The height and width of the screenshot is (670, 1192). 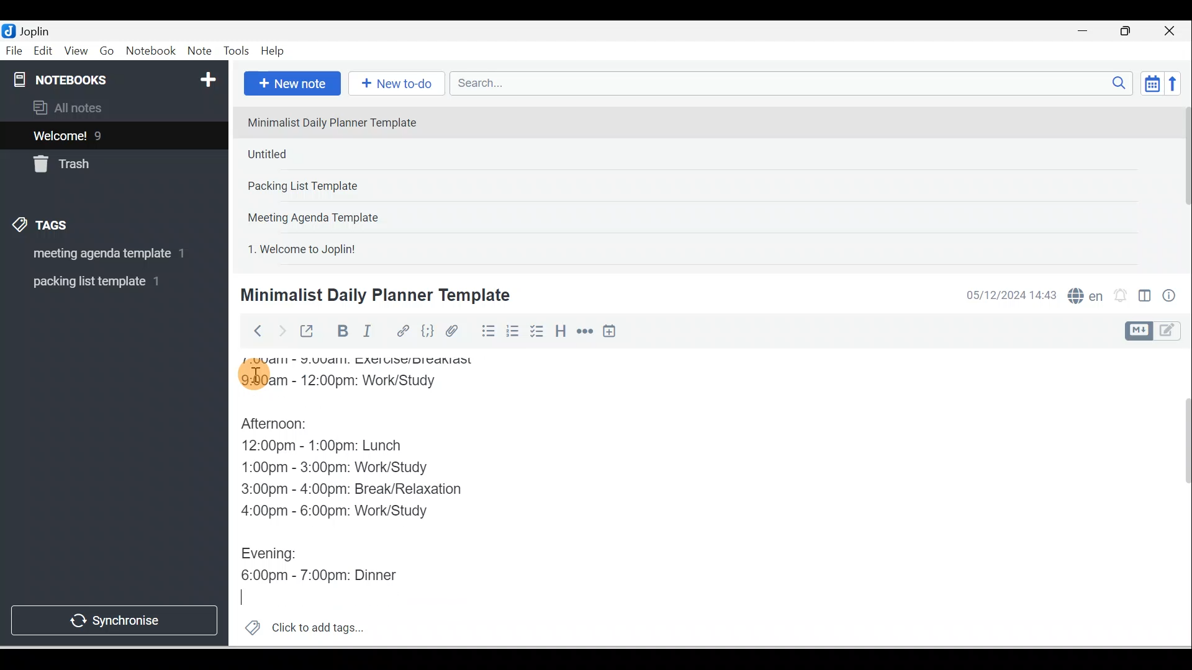 What do you see at coordinates (513, 331) in the screenshot?
I see `Numbered list` at bounding box center [513, 331].